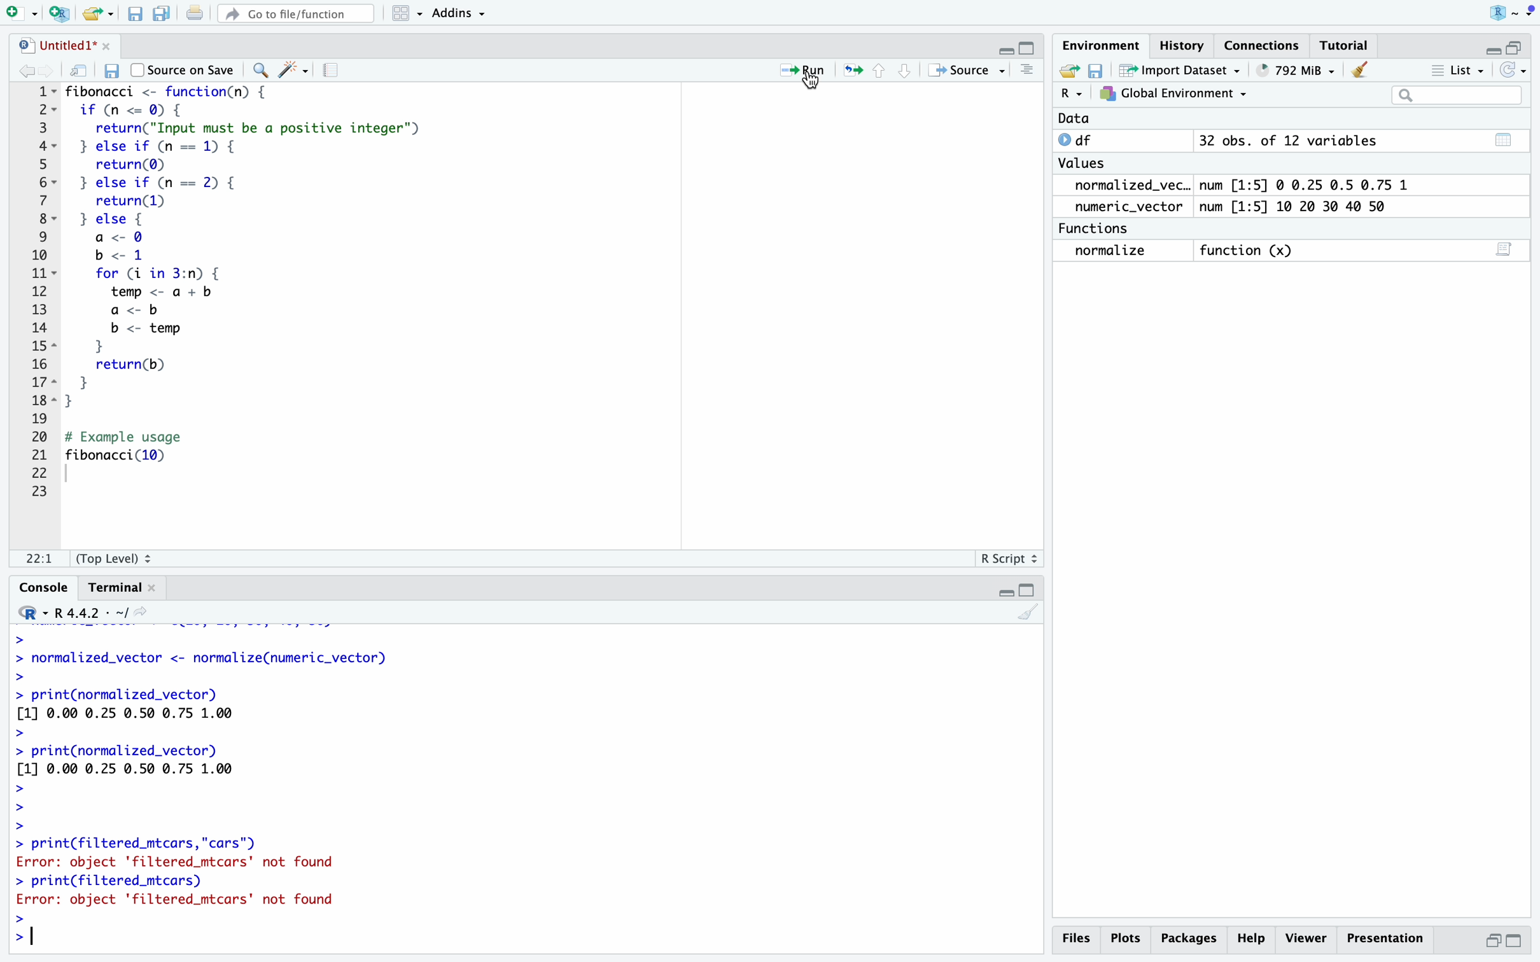  What do you see at coordinates (1507, 138) in the screenshot?
I see `table` at bounding box center [1507, 138].